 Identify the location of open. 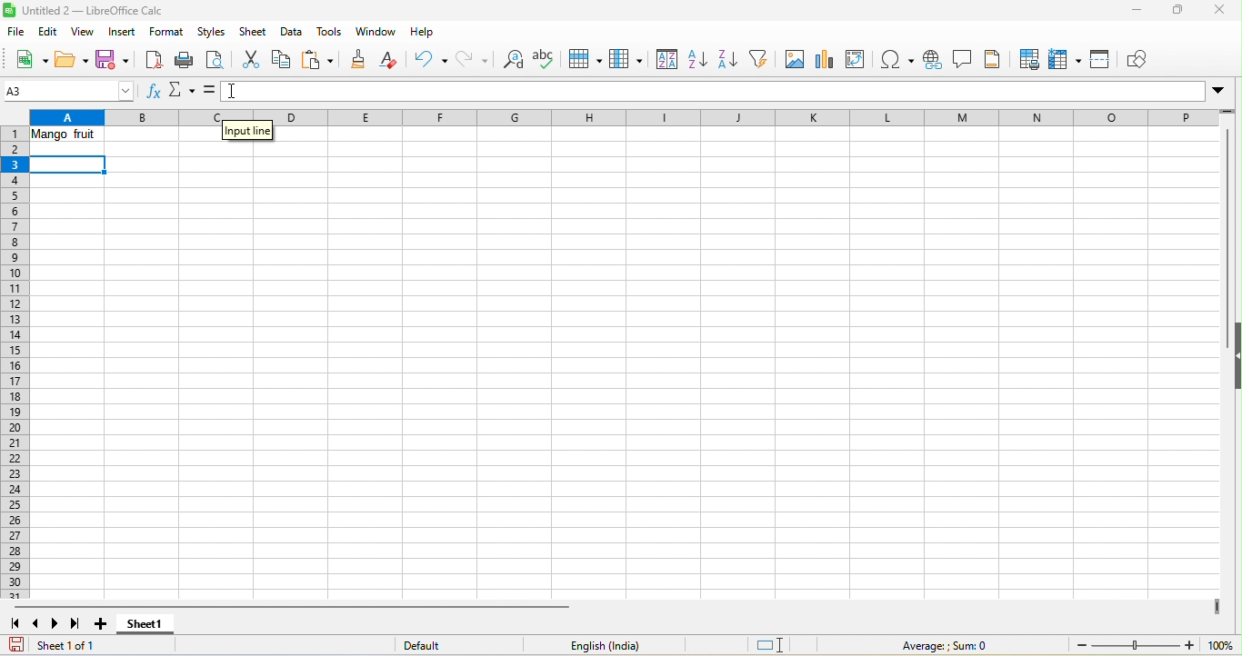
(70, 59).